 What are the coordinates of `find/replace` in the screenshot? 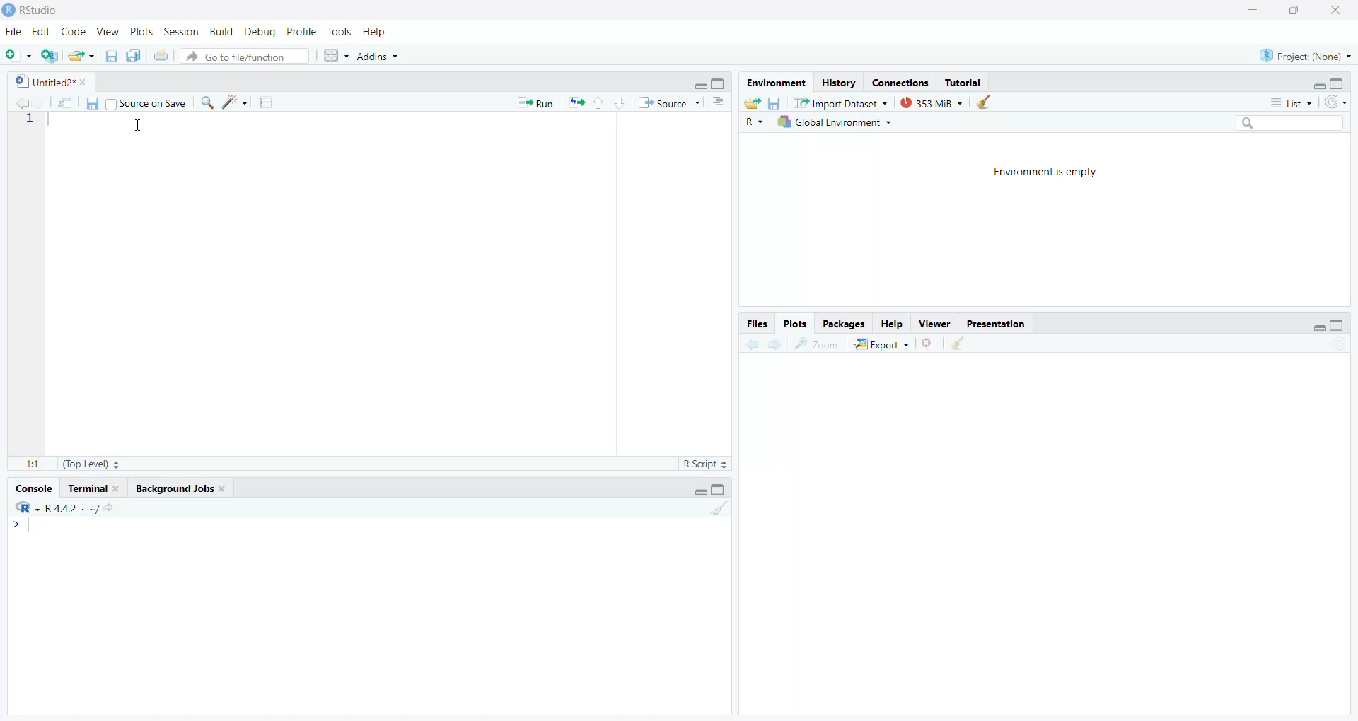 It's located at (207, 102).